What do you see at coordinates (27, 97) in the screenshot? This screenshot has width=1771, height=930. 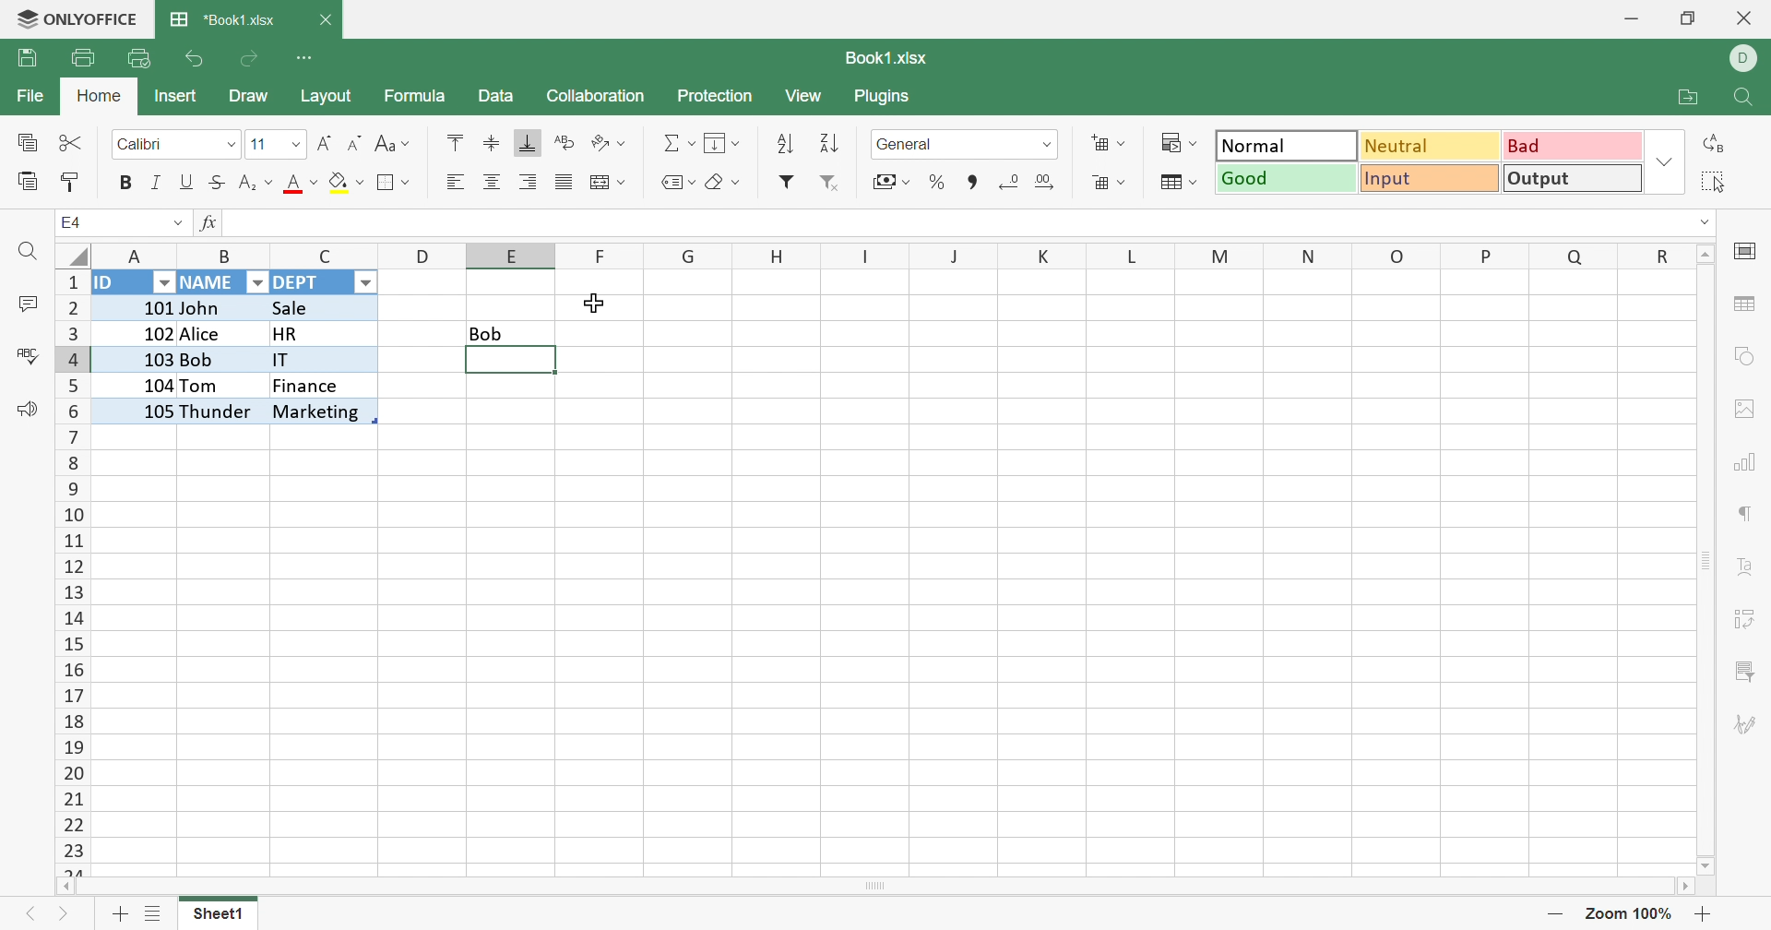 I see `File` at bounding box center [27, 97].